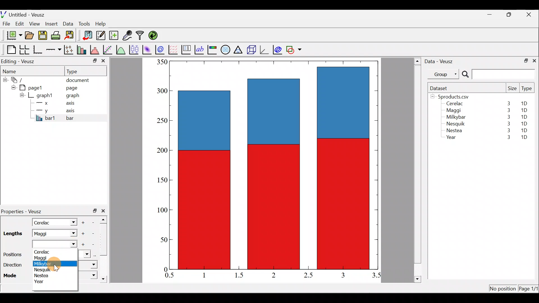  I want to click on Remove item, so click(95, 222).